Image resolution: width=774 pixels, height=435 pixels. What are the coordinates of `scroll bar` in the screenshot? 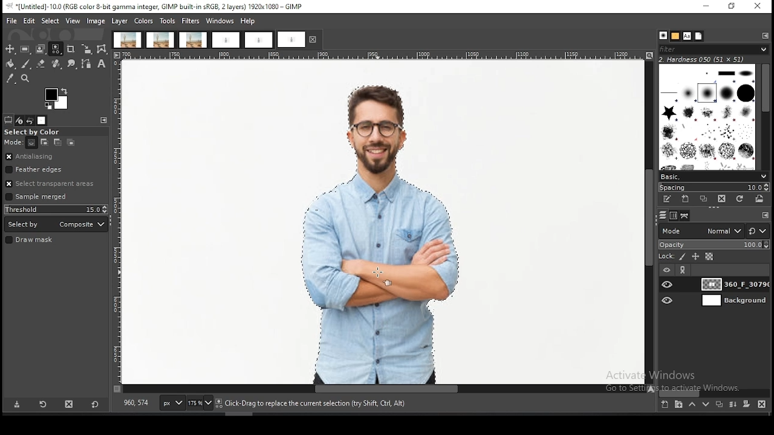 It's located at (764, 117).